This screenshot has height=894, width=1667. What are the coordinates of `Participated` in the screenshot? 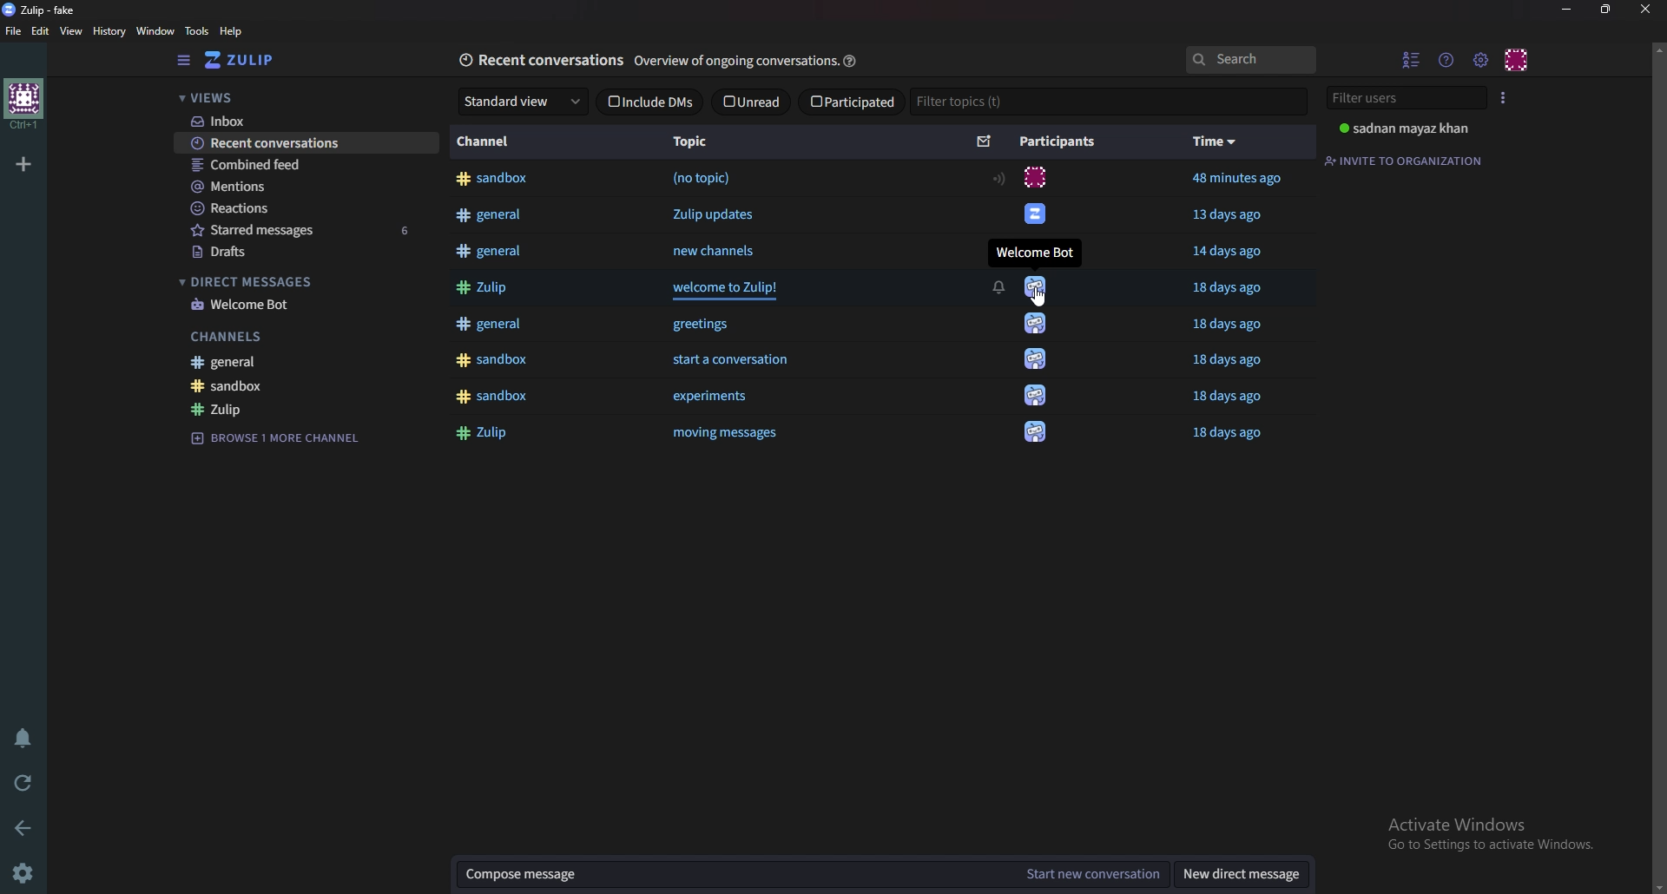 It's located at (853, 102).